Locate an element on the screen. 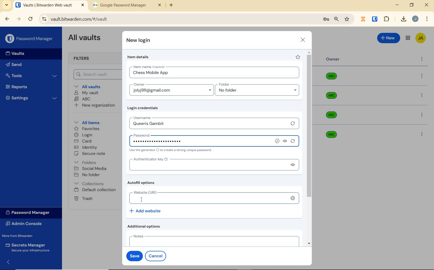  jolyj91@gmail.com is located at coordinates (172, 91).